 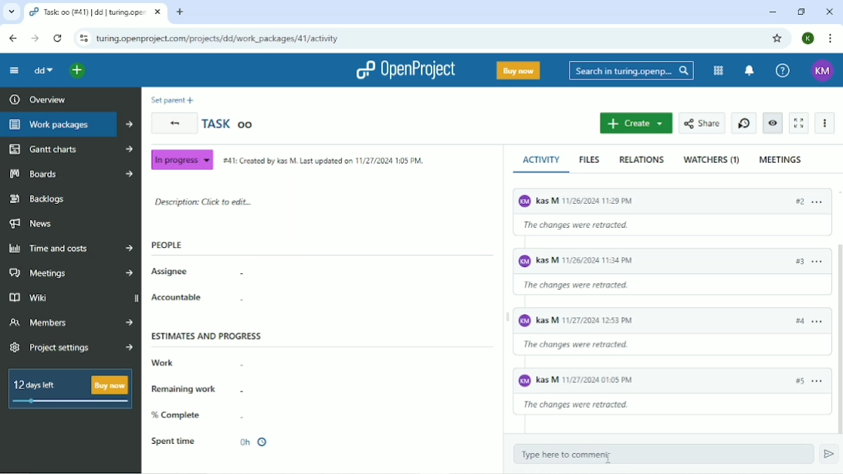 What do you see at coordinates (808, 38) in the screenshot?
I see `K` at bounding box center [808, 38].